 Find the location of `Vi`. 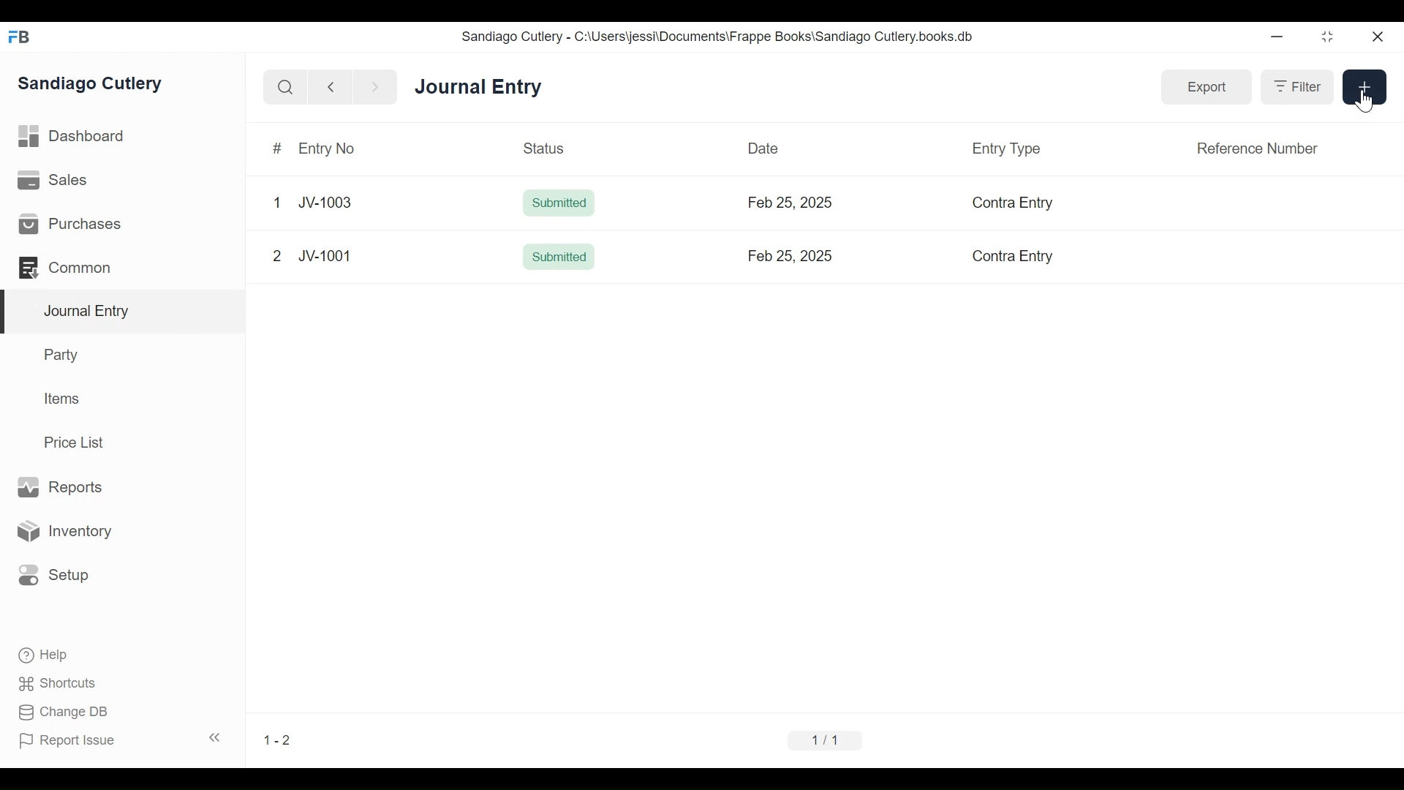

Vi is located at coordinates (277, 255).